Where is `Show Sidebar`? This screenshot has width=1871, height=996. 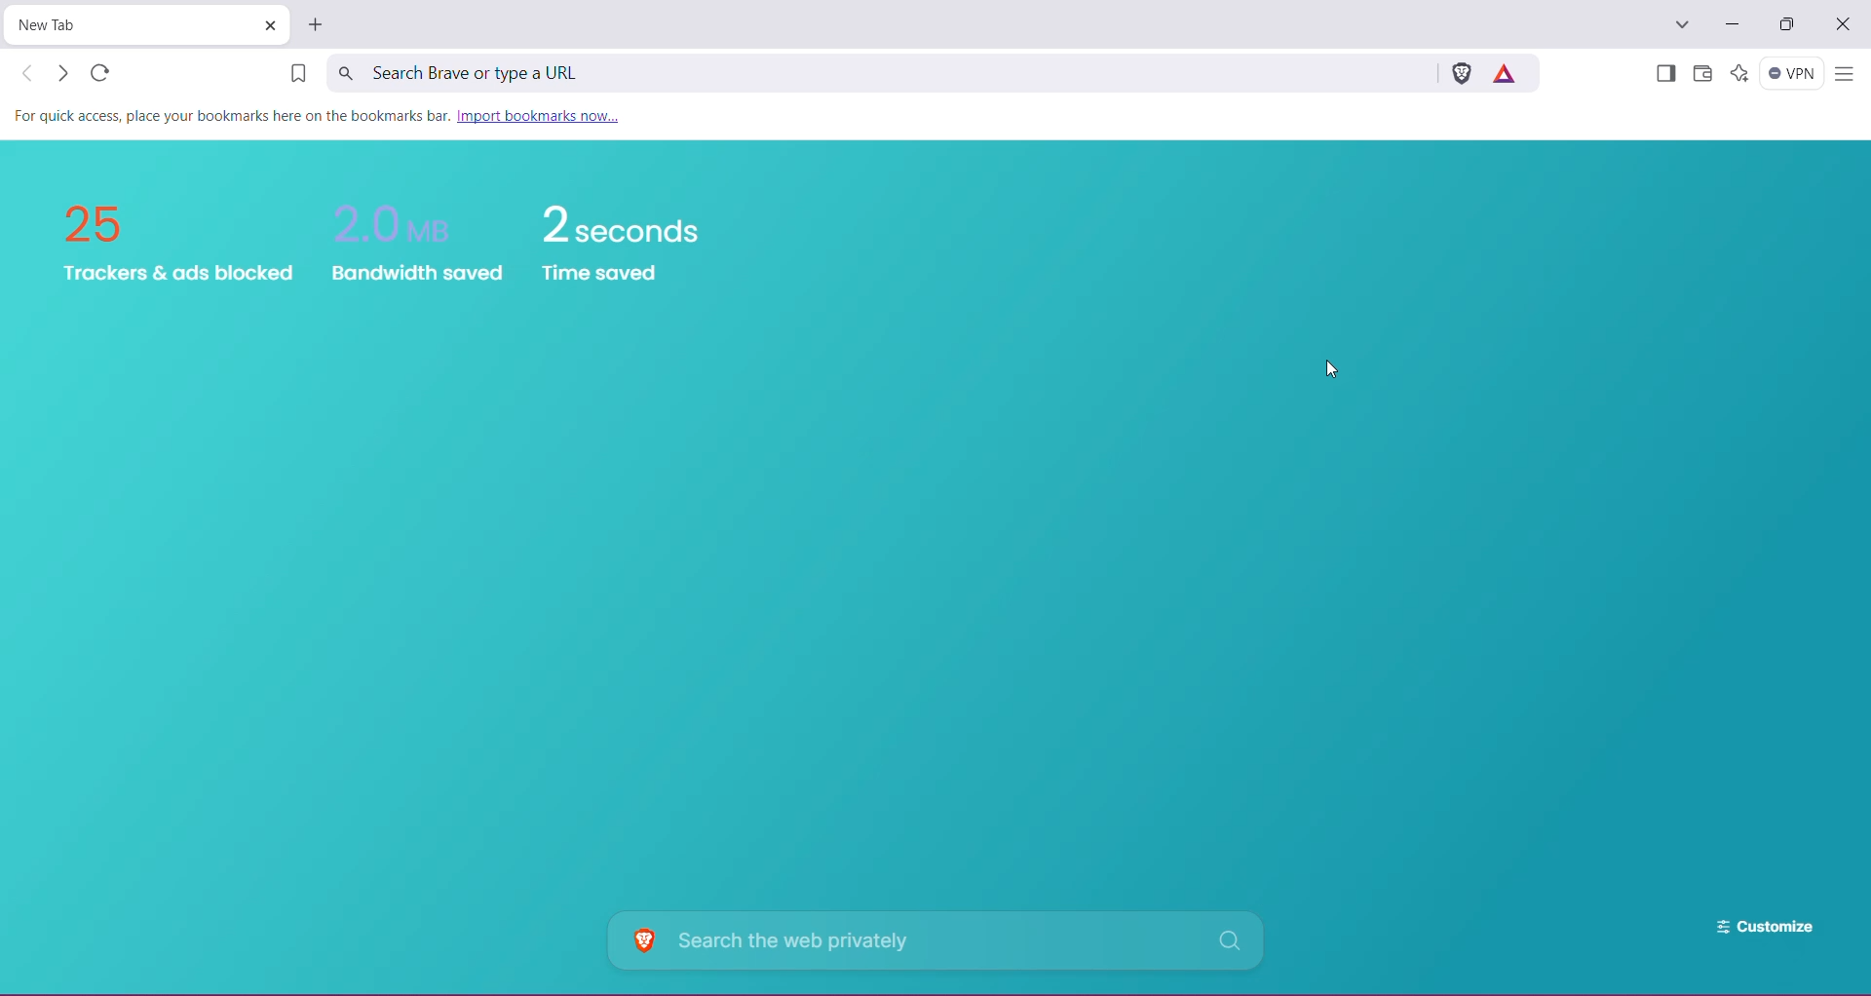 Show Sidebar is located at coordinates (1663, 75).